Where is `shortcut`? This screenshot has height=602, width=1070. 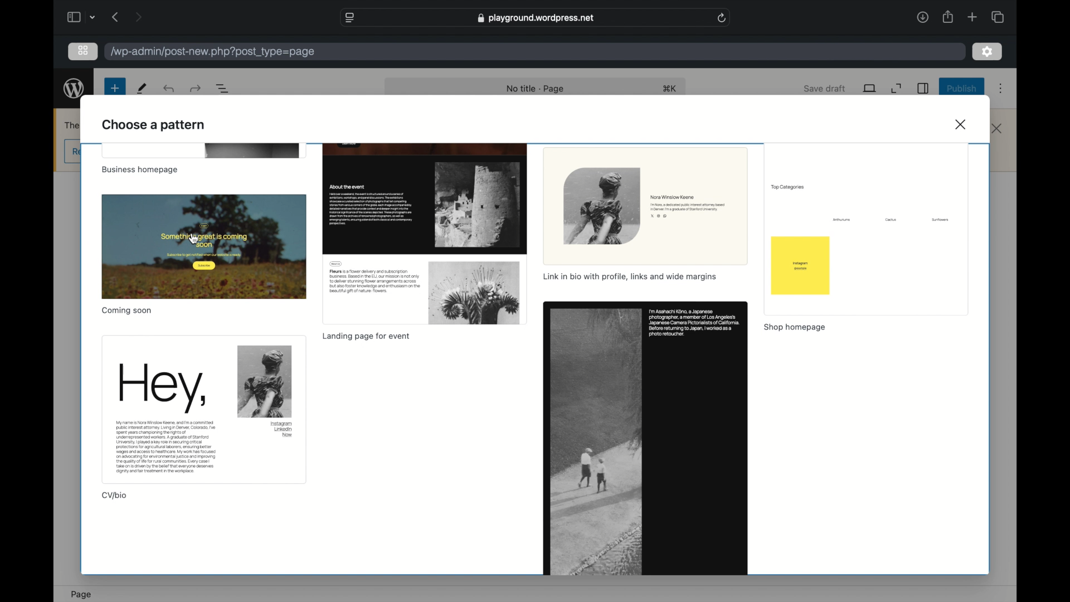 shortcut is located at coordinates (670, 88).